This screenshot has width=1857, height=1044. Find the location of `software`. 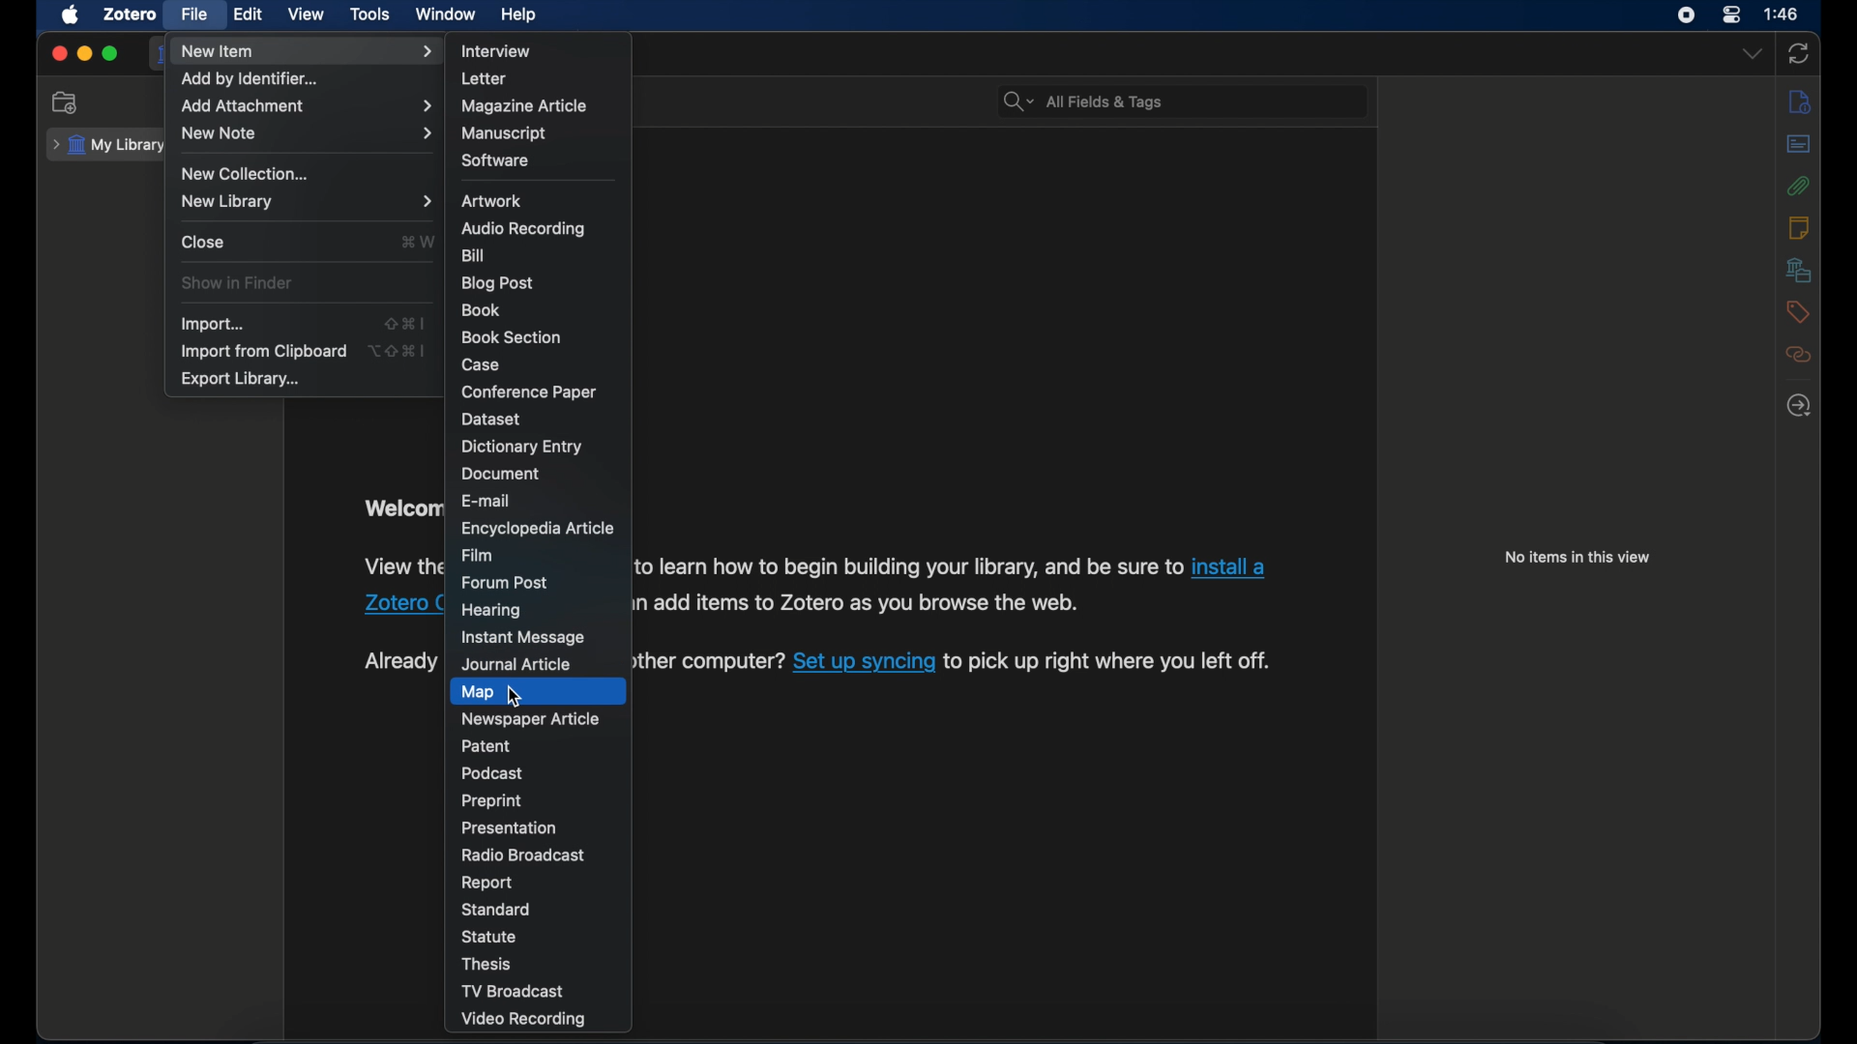

software is located at coordinates (497, 160).